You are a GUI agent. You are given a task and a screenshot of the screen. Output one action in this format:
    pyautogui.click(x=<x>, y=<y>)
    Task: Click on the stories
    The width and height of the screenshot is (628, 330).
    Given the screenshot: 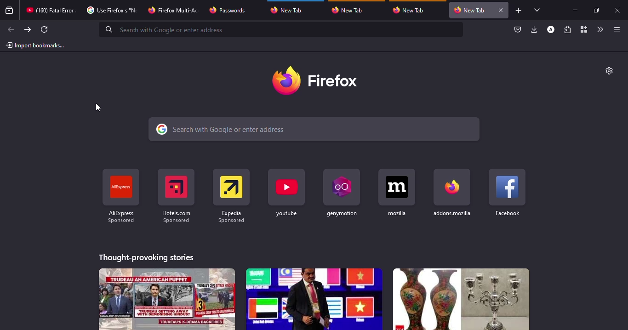 What is the action you would take?
    pyautogui.click(x=167, y=299)
    